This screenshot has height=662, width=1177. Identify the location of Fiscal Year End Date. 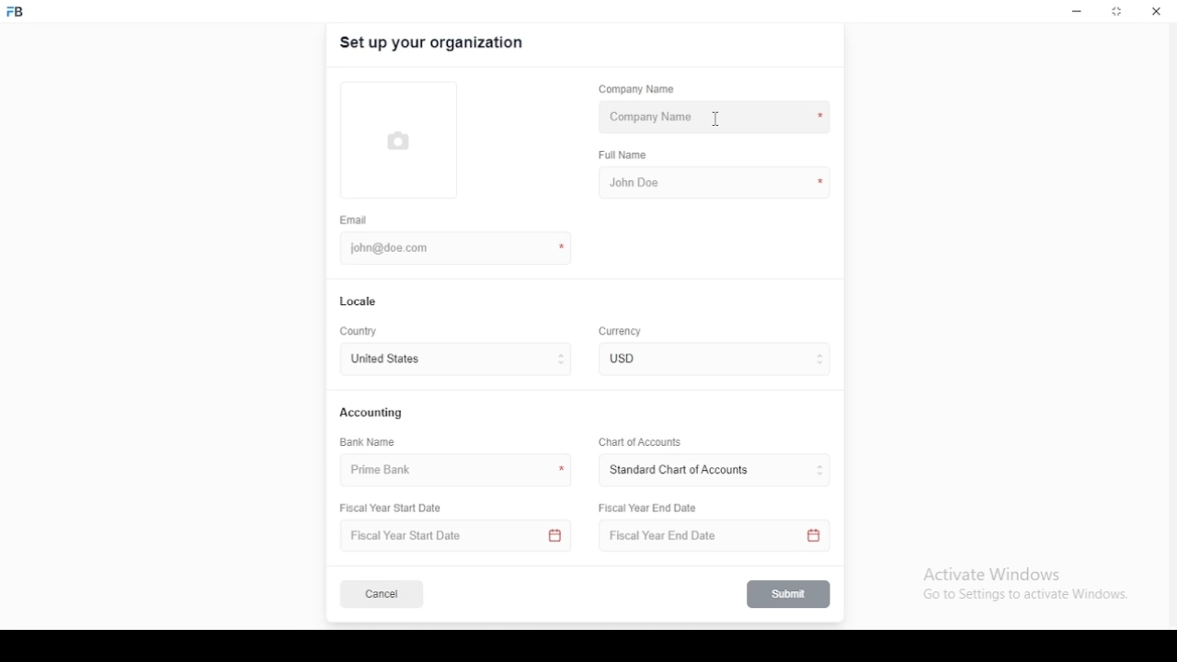
(709, 536).